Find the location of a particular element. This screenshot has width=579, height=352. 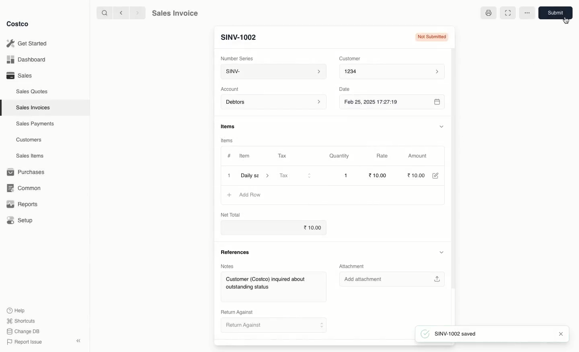

Setup is located at coordinates (20, 219).